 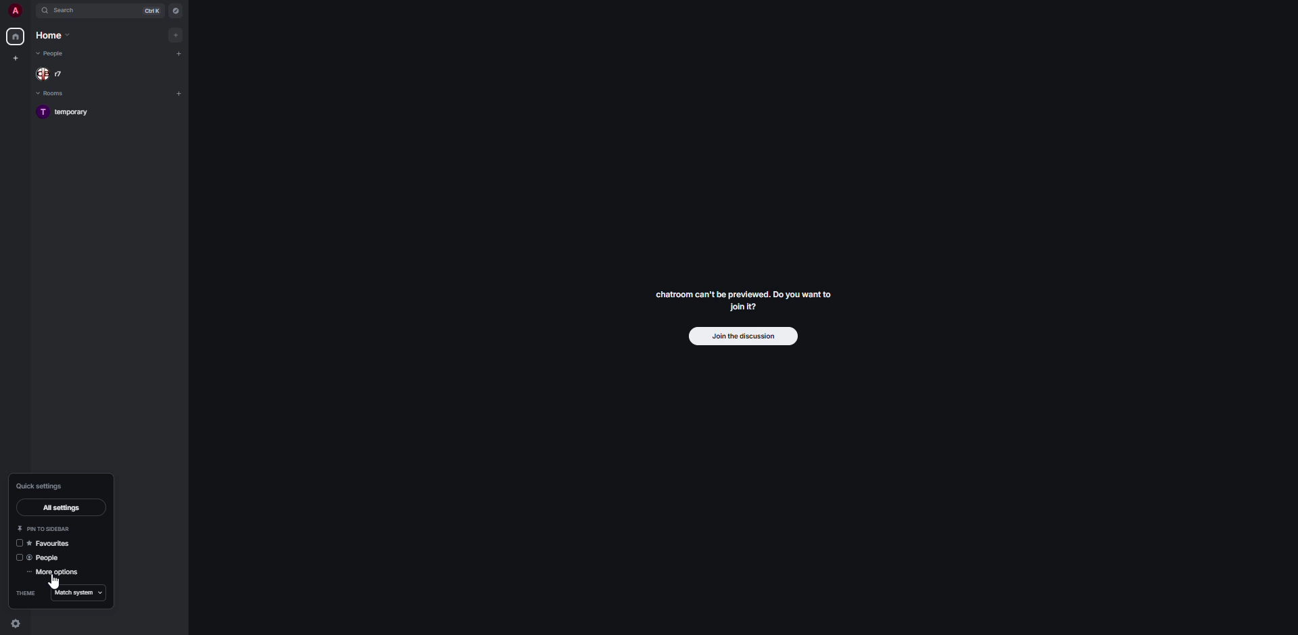 What do you see at coordinates (15, 38) in the screenshot?
I see `home` at bounding box center [15, 38].